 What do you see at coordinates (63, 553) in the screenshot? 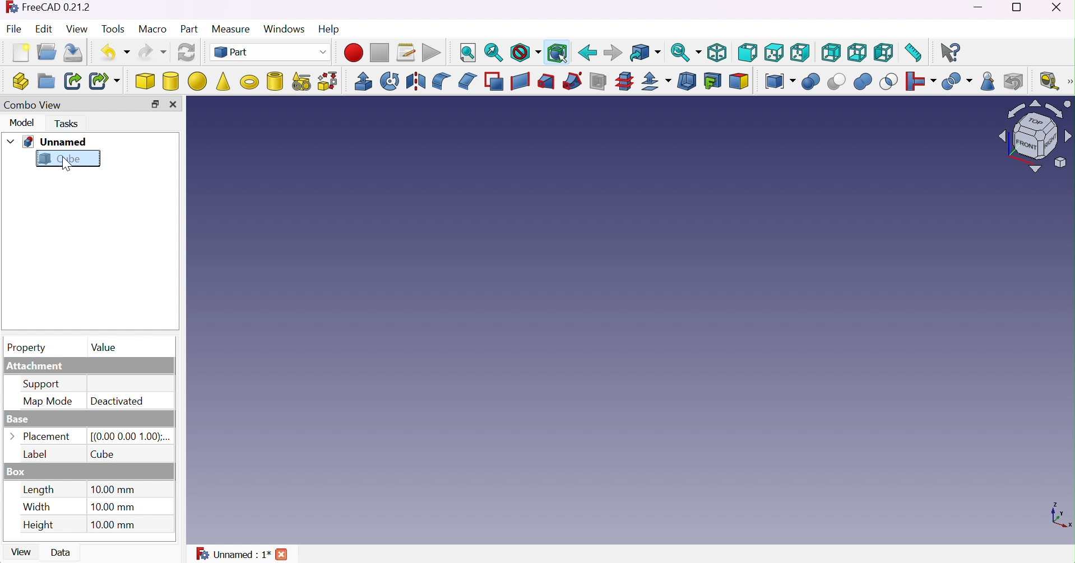
I see `Data` at bounding box center [63, 553].